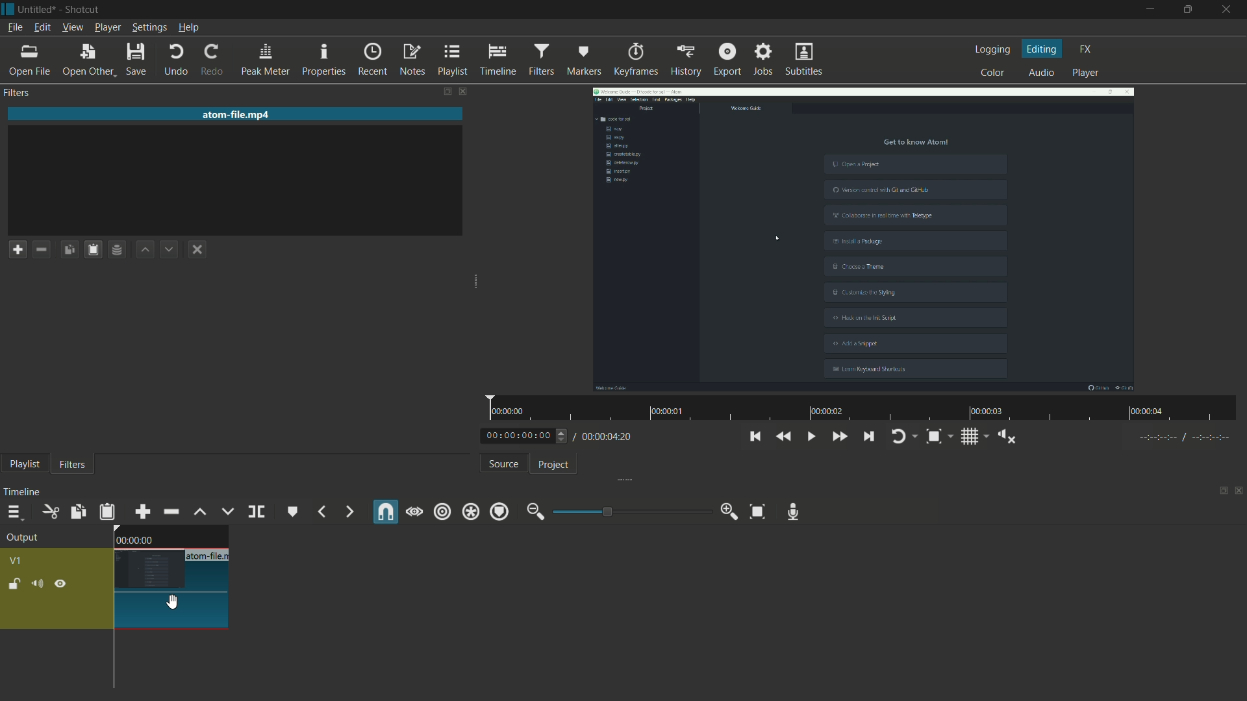 This screenshot has width=1247, height=701. What do you see at coordinates (49, 512) in the screenshot?
I see `cut` at bounding box center [49, 512].